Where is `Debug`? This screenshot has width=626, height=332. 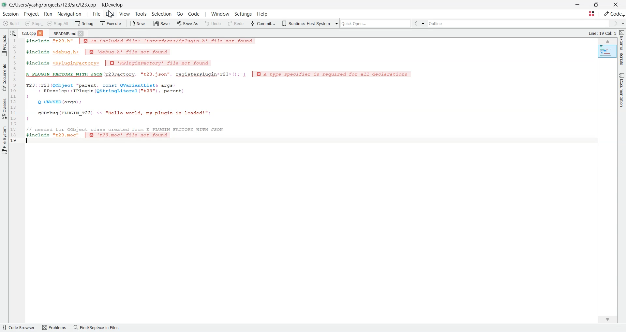 Debug is located at coordinates (84, 23).